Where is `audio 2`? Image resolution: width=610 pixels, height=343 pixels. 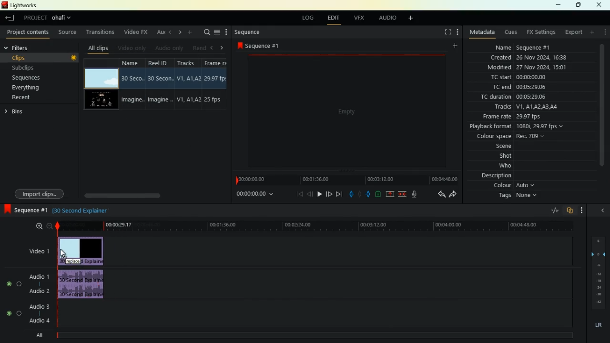 audio 2 is located at coordinates (39, 293).